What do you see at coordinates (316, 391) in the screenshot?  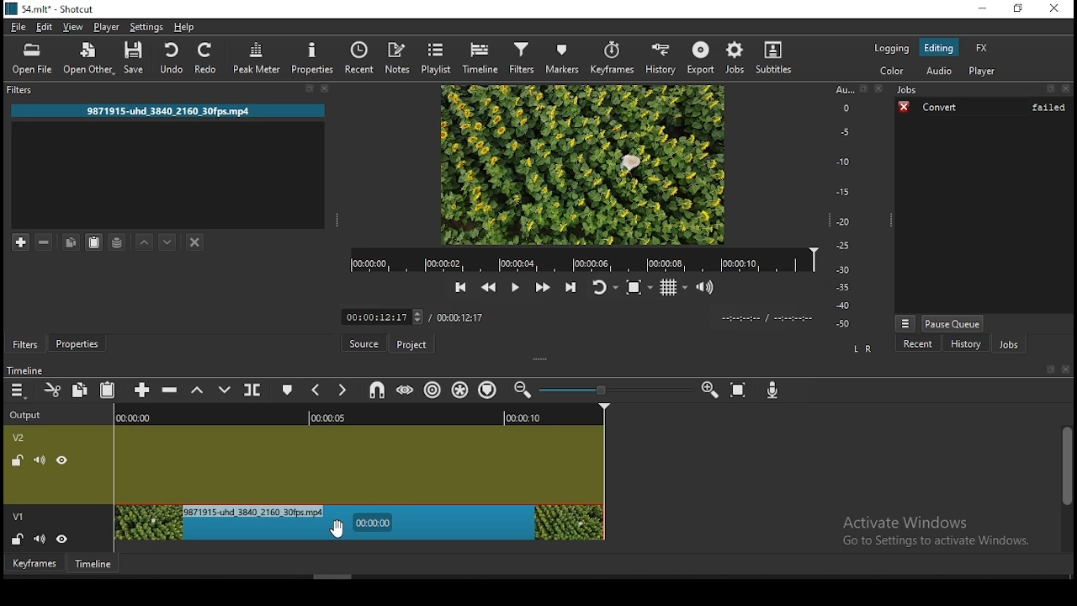 I see `previous marker` at bounding box center [316, 391].